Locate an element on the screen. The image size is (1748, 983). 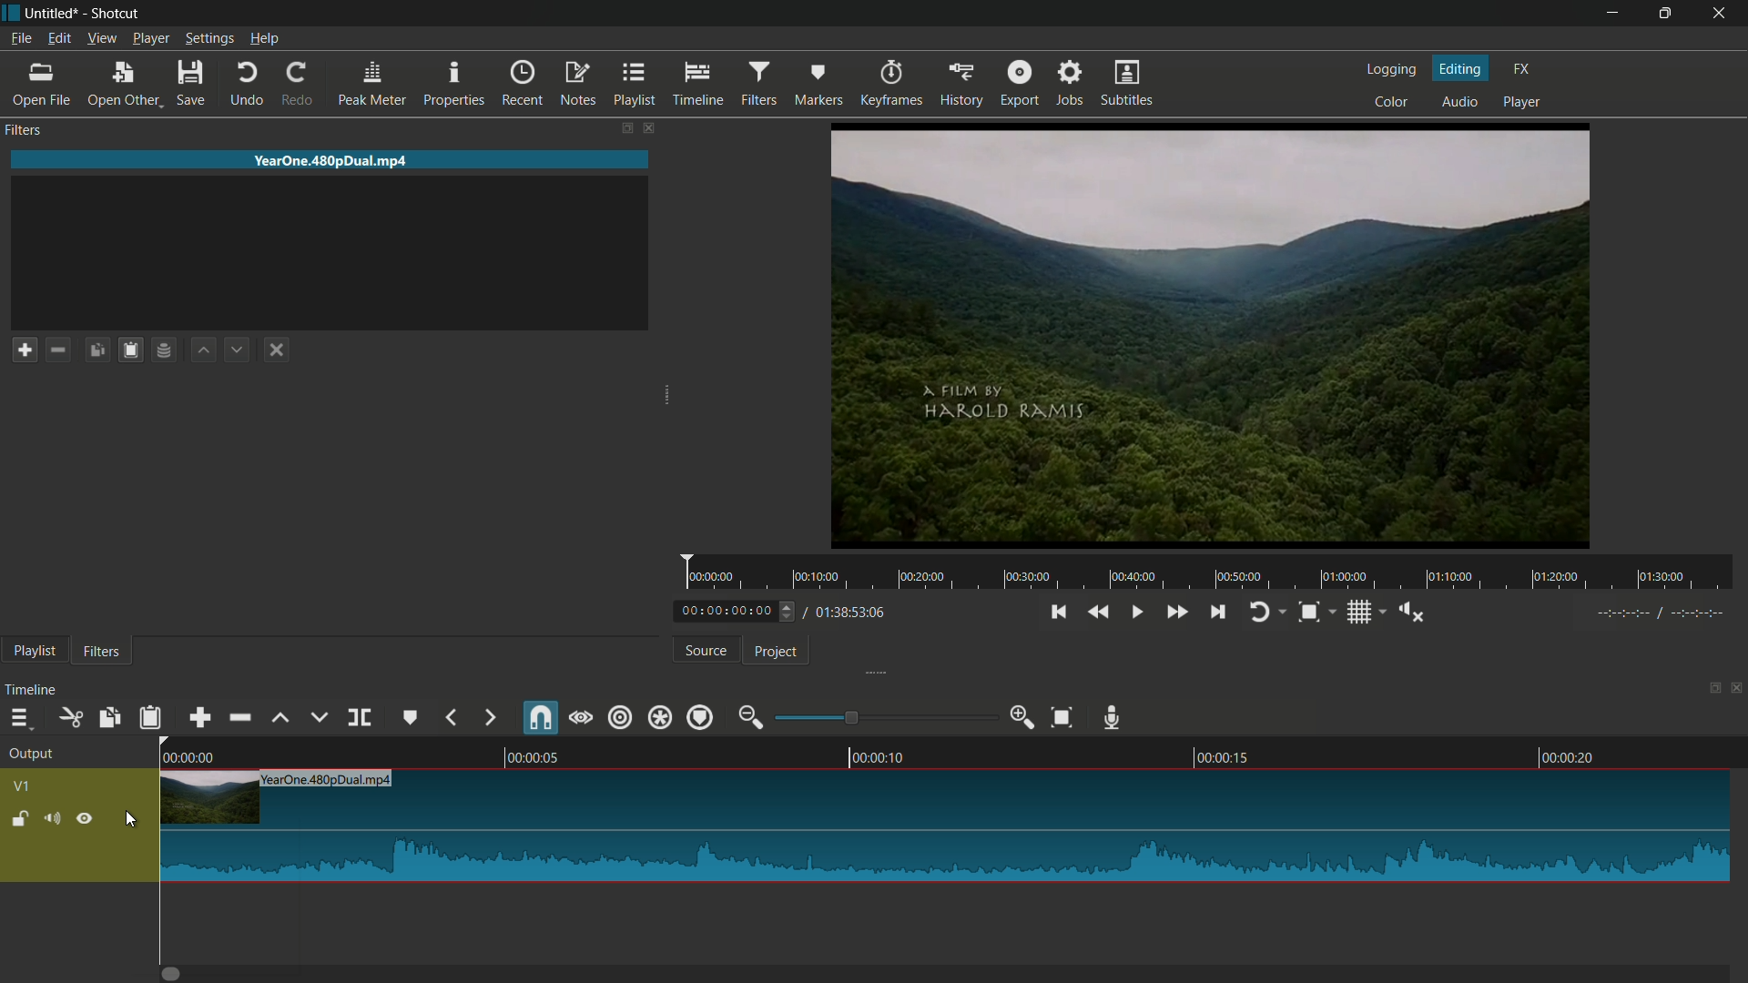
logging is located at coordinates (1394, 71).